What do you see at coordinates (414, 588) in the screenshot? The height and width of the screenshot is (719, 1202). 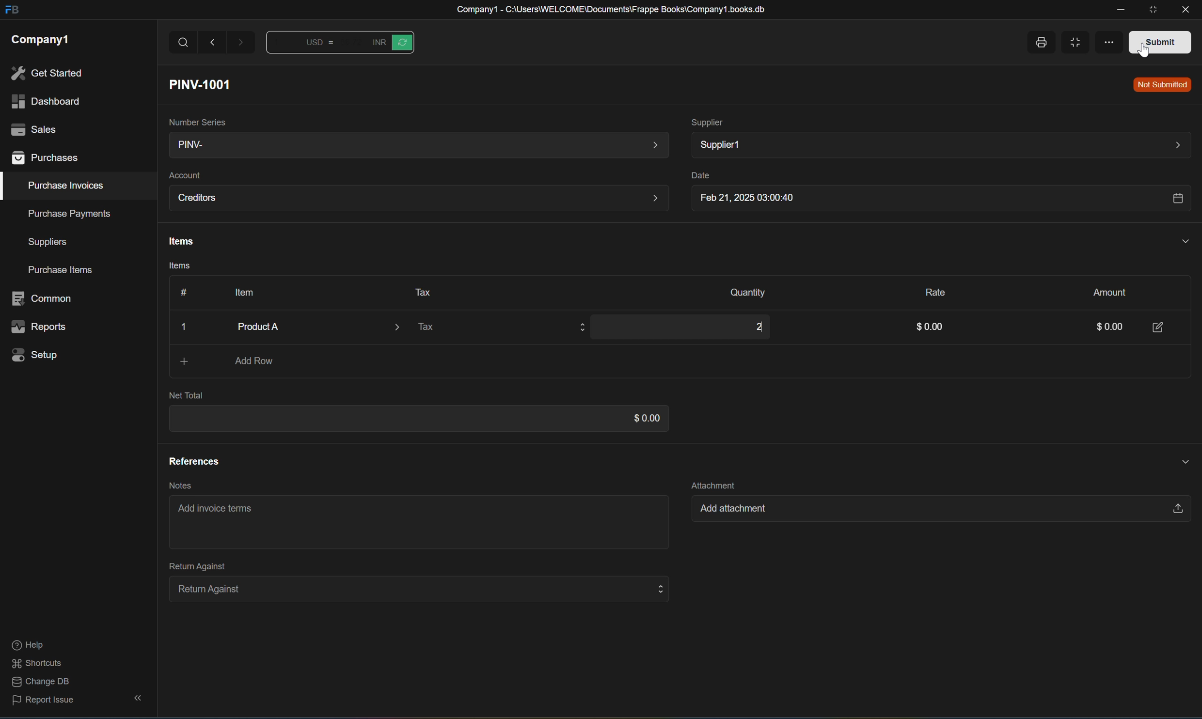 I see `Return Against` at bounding box center [414, 588].